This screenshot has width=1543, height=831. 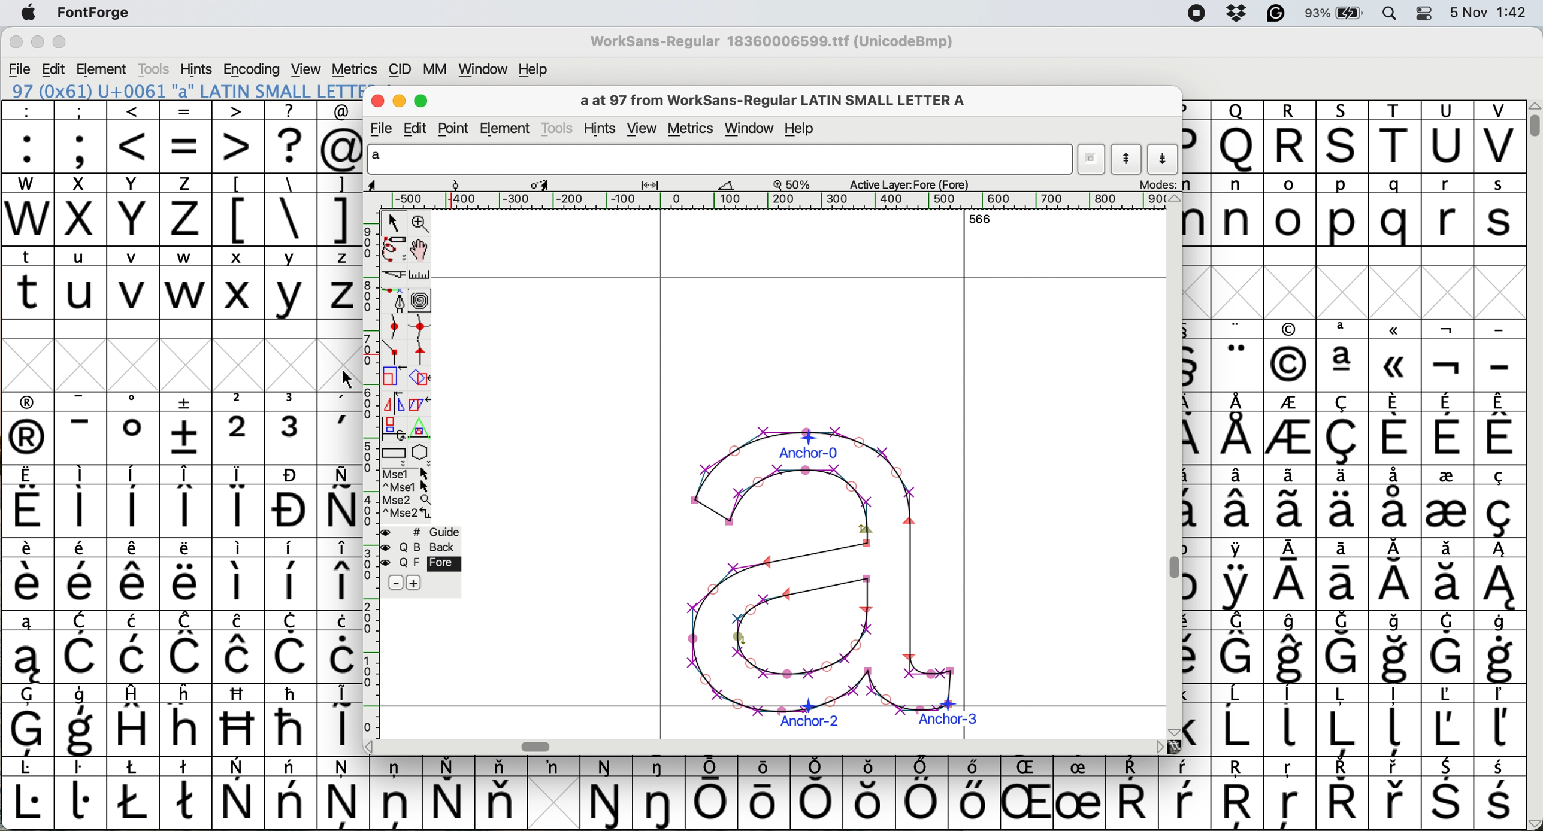 What do you see at coordinates (1240, 501) in the screenshot?
I see `symbol` at bounding box center [1240, 501].